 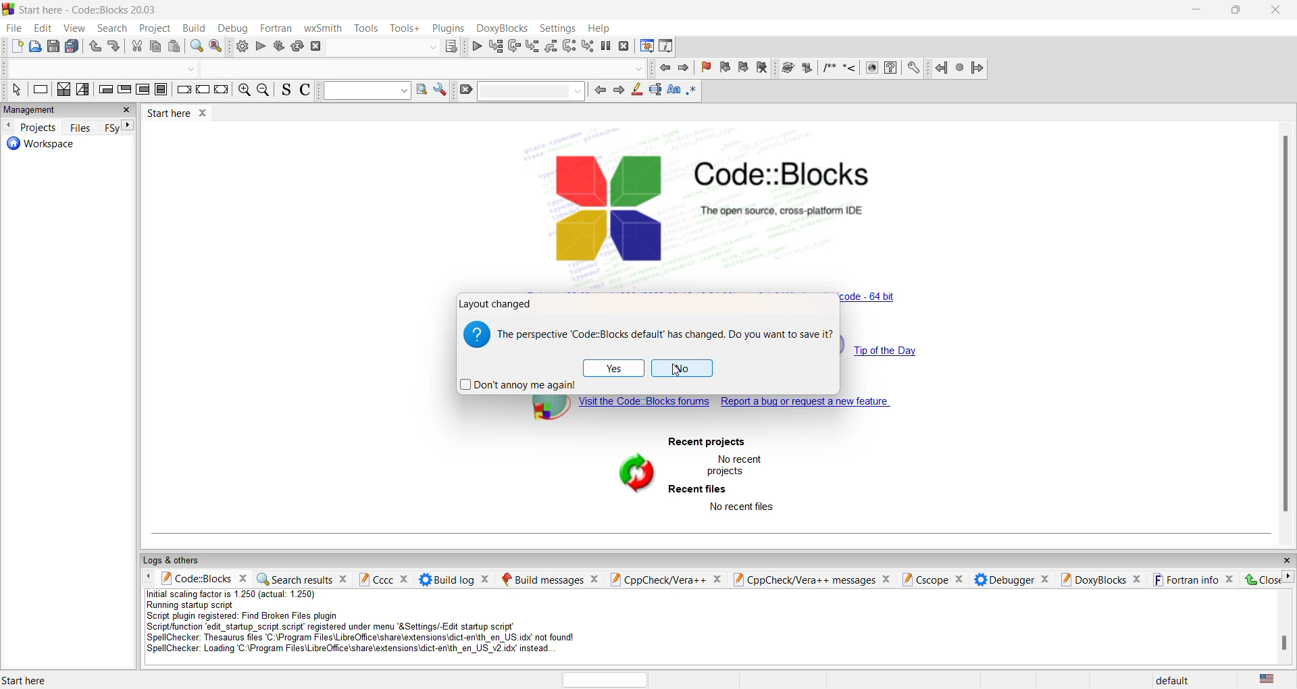 What do you see at coordinates (35, 47) in the screenshot?
I see `open` at bounding box center [35, 47].